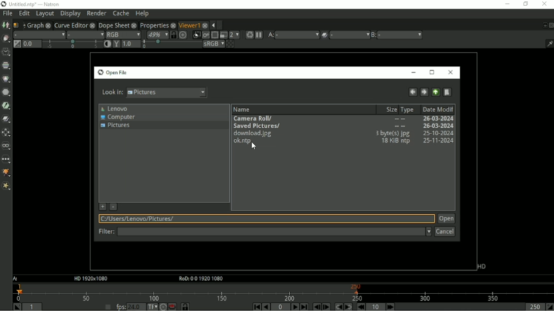  Describe the element at coordinates (316, 306) in the screenshot. I see `Previous frame` at that location.